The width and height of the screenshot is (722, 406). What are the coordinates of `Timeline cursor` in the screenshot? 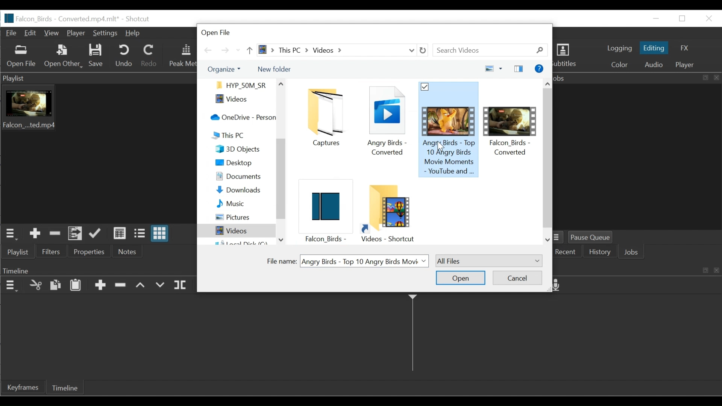 It's located at (412, 335).